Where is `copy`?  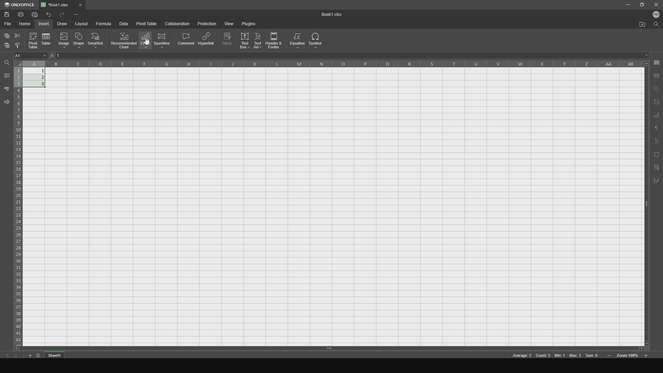
copy is located at coordinates (656, 88).